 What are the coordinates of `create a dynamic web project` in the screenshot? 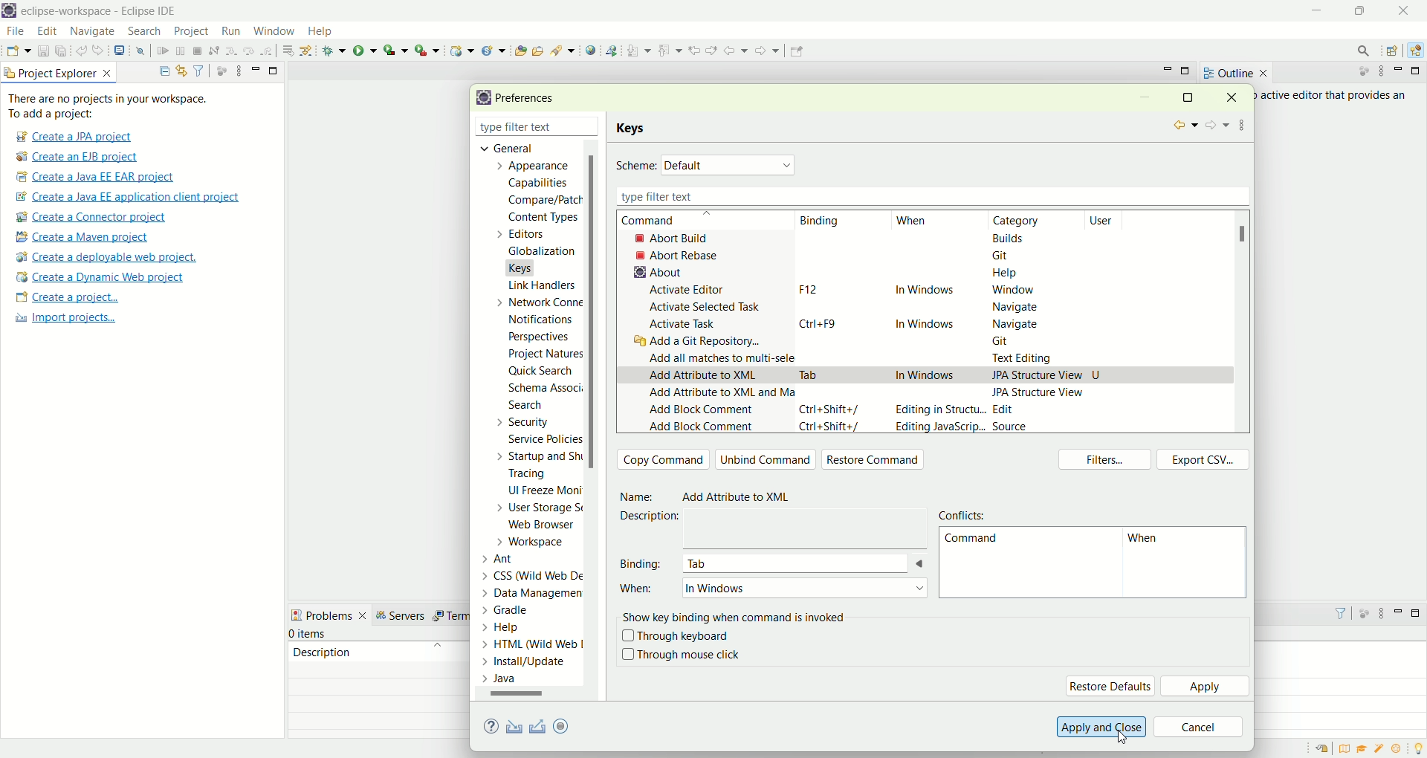 It's located at (460, 49).